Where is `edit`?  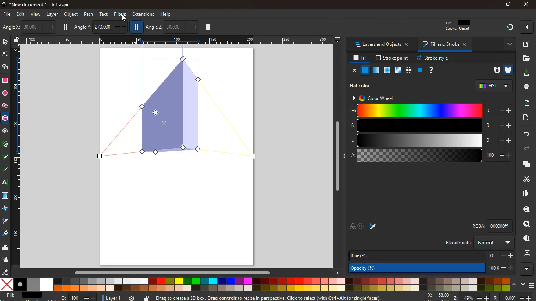
edit is located at coordinates (22, 15).